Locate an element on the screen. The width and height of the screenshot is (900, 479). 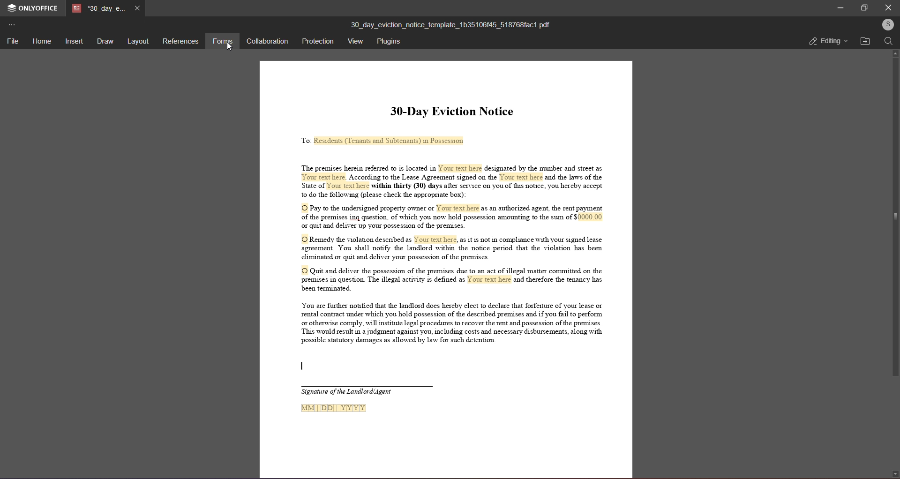
editing is located at coordinates (827, 42).